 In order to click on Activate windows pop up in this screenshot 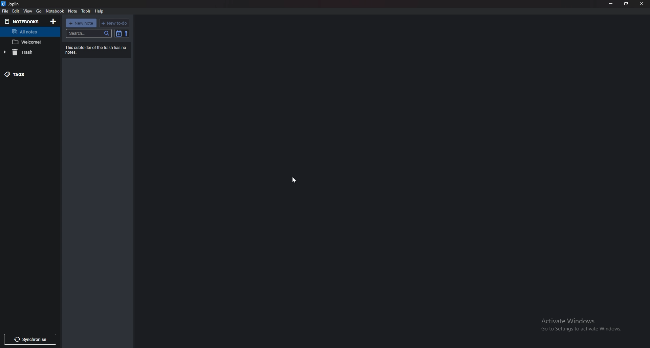, I will do `click(583, 325)`.